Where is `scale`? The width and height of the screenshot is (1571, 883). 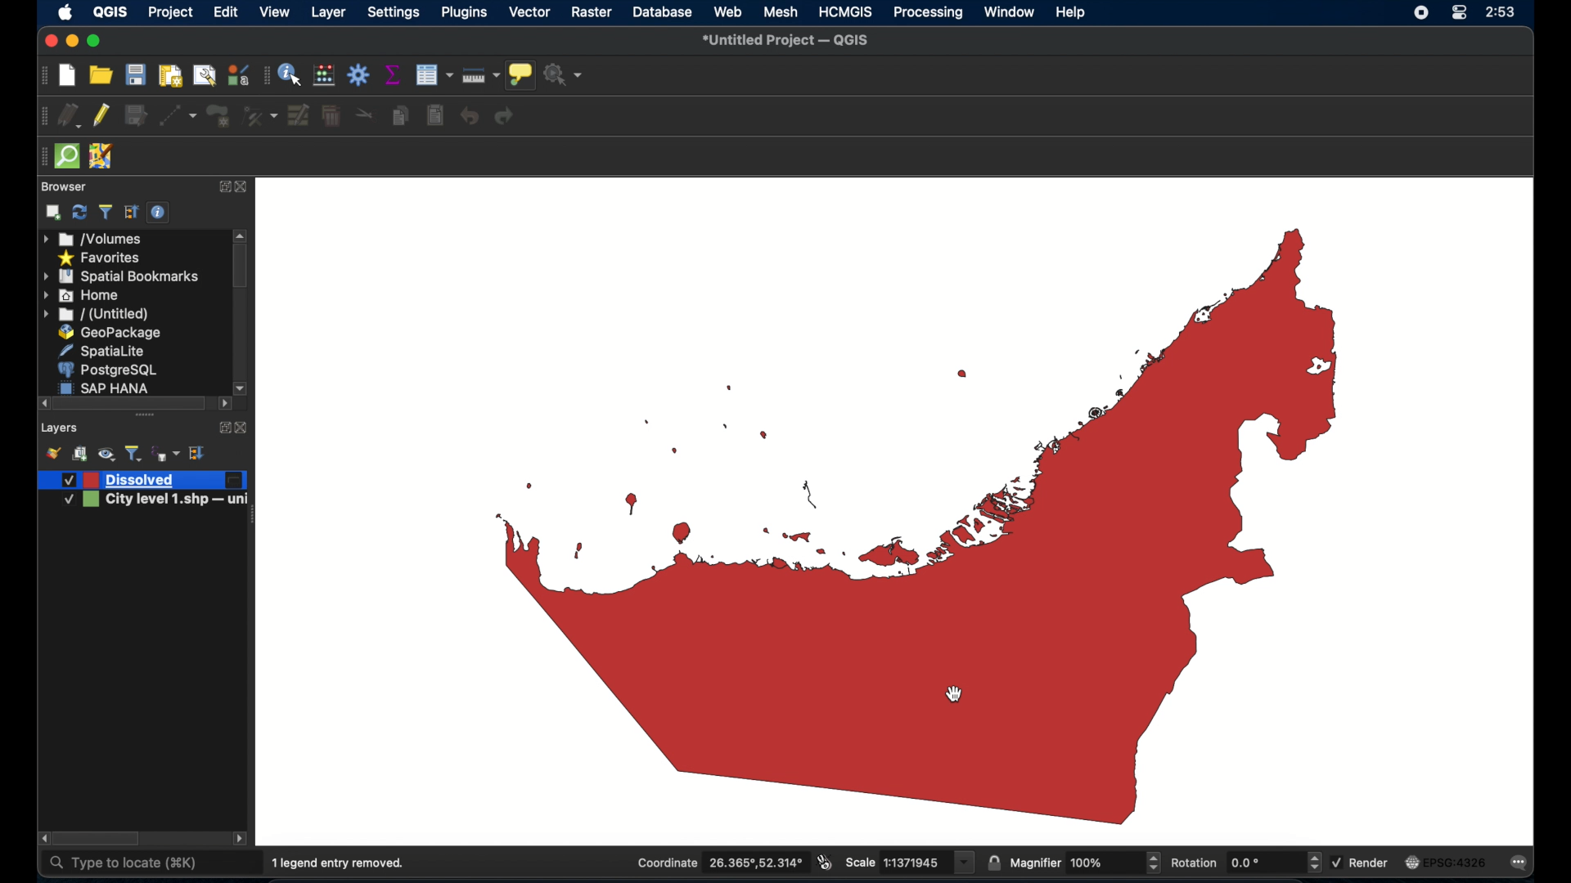
scale is located at coordinates (909, 863).